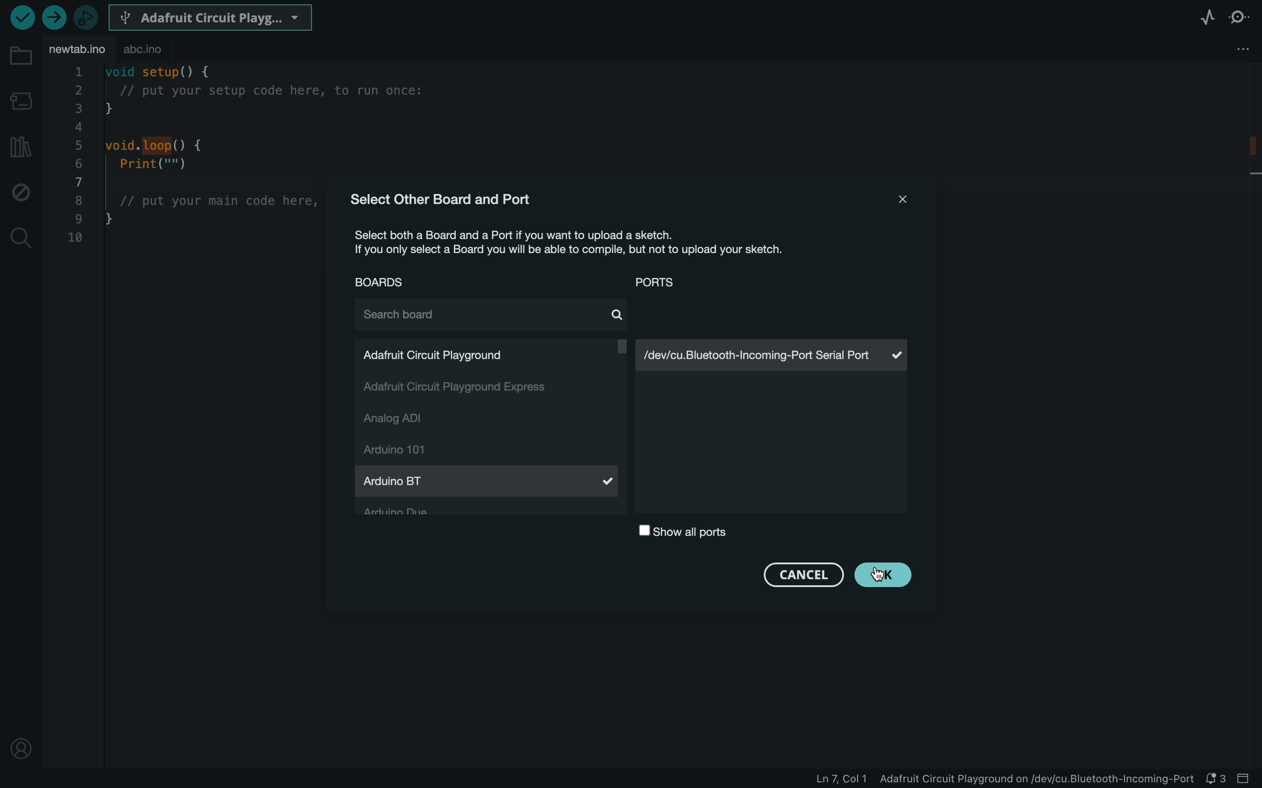 Image resolution: width=1262 pixels, height=788 pixels. Describe the element at coordinates (84, 16) in the screenshot. I see `debugger` at that location.